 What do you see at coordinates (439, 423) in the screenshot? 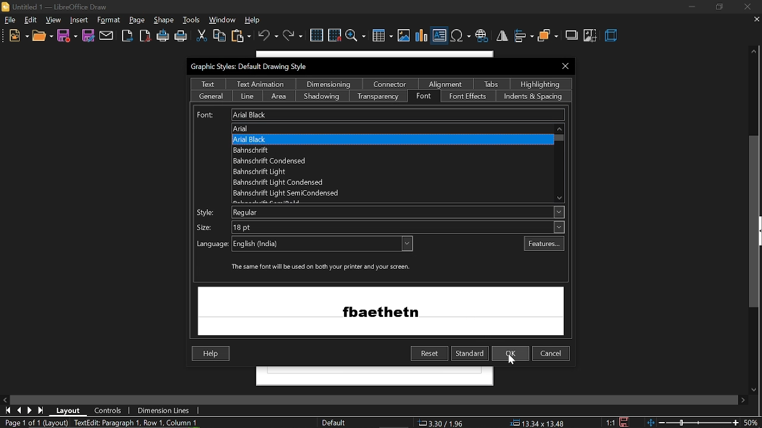
I see `co-ordinates (3.30/1.96)` at bounding box center [439, 423].